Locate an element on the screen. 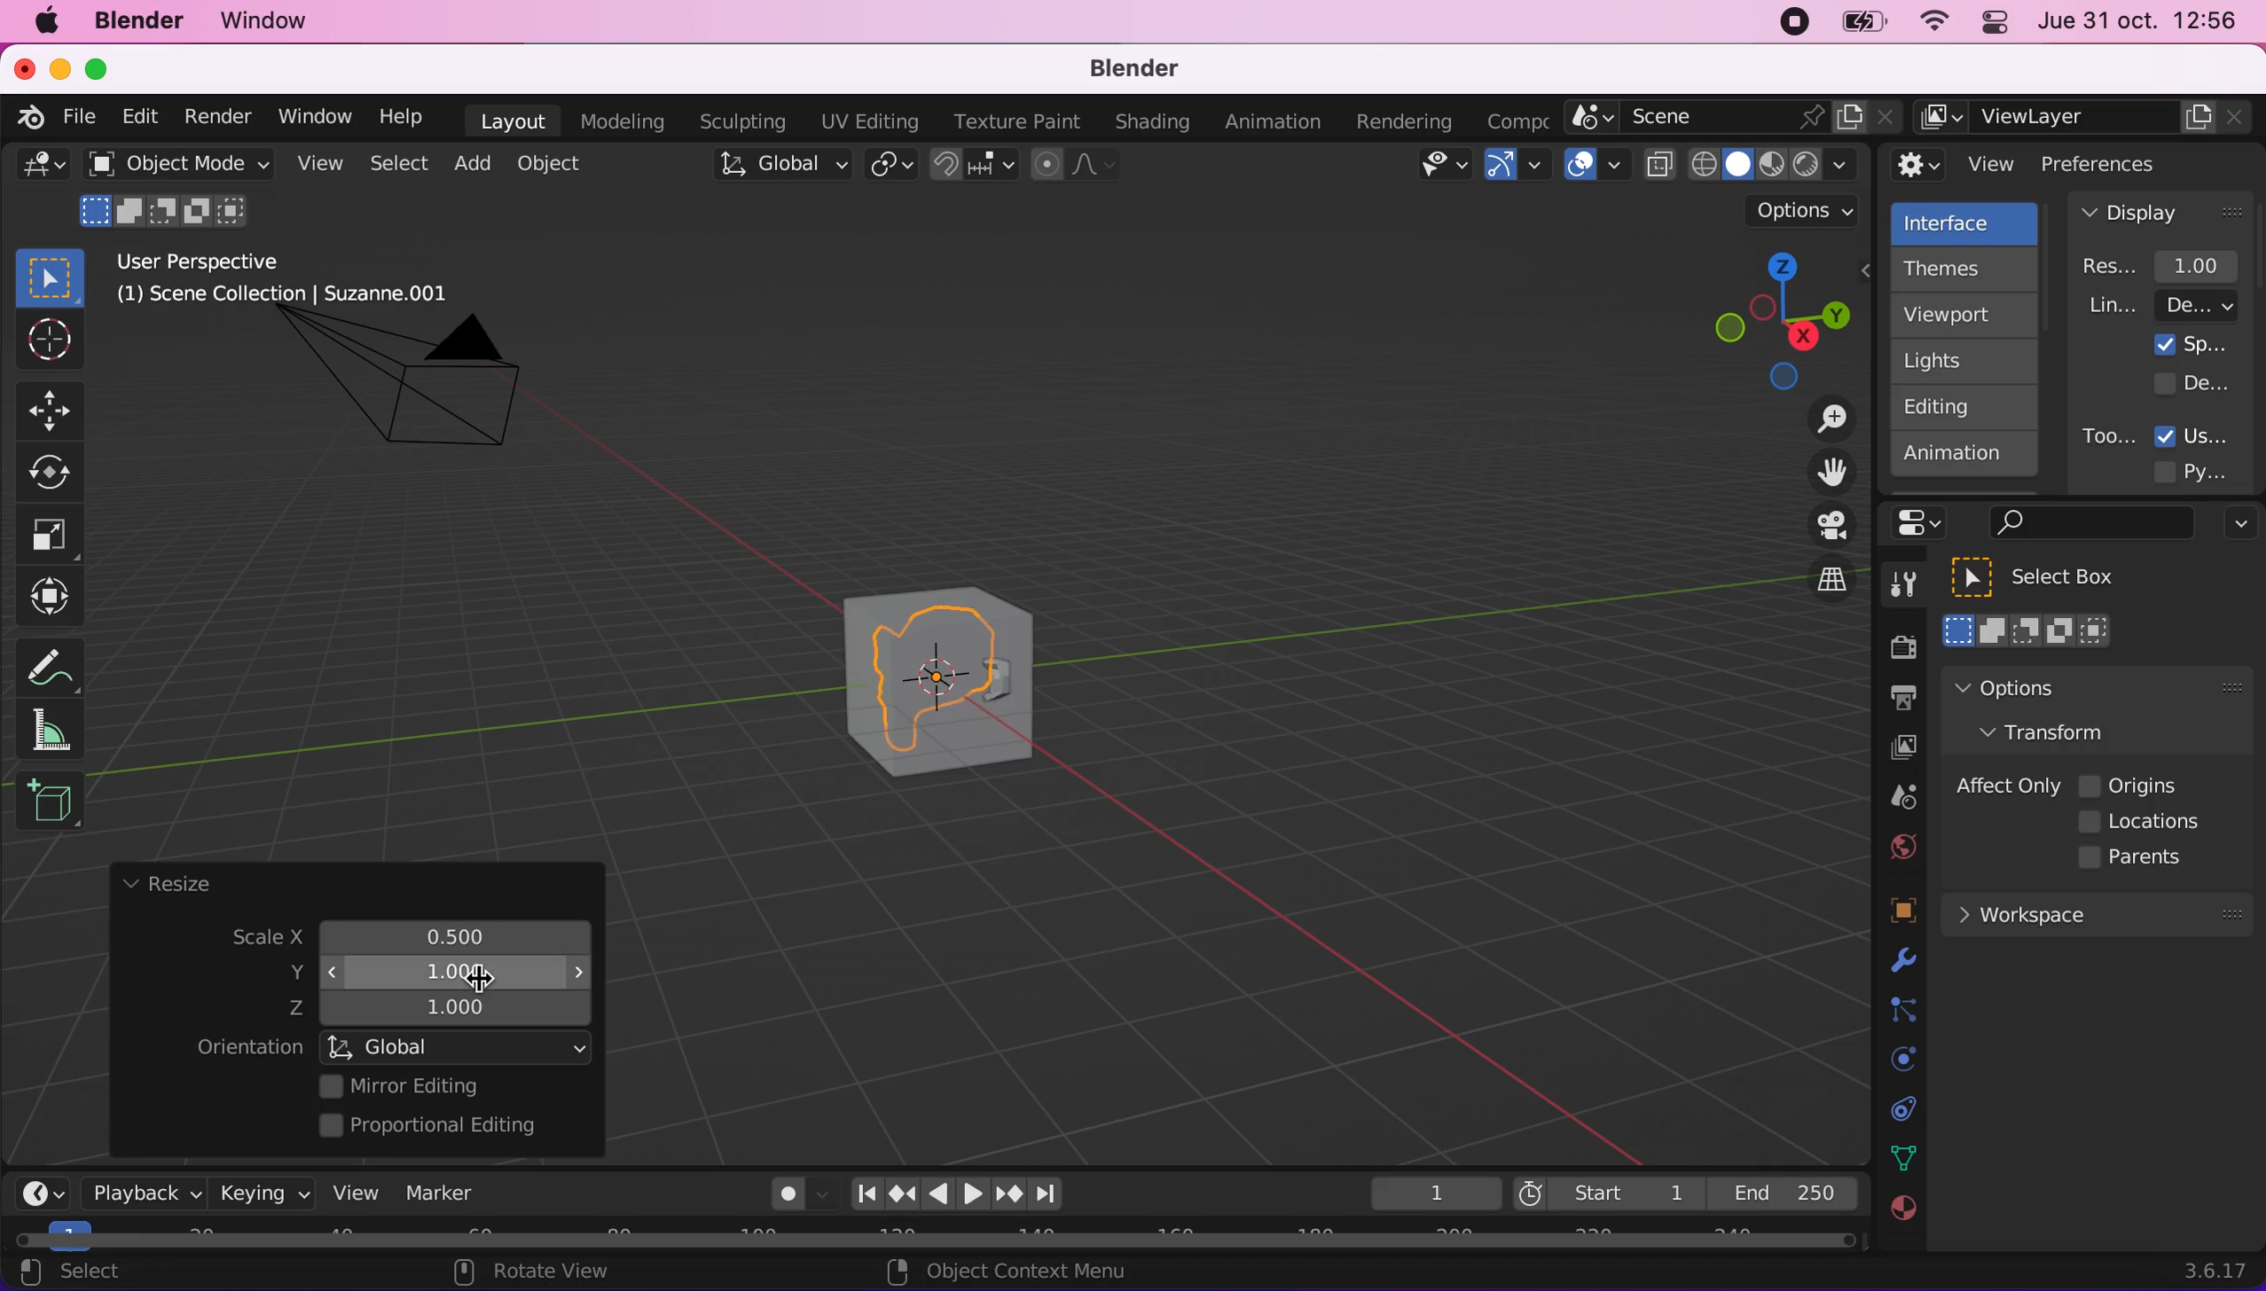  editor type is located at coordinates (35, 1179).